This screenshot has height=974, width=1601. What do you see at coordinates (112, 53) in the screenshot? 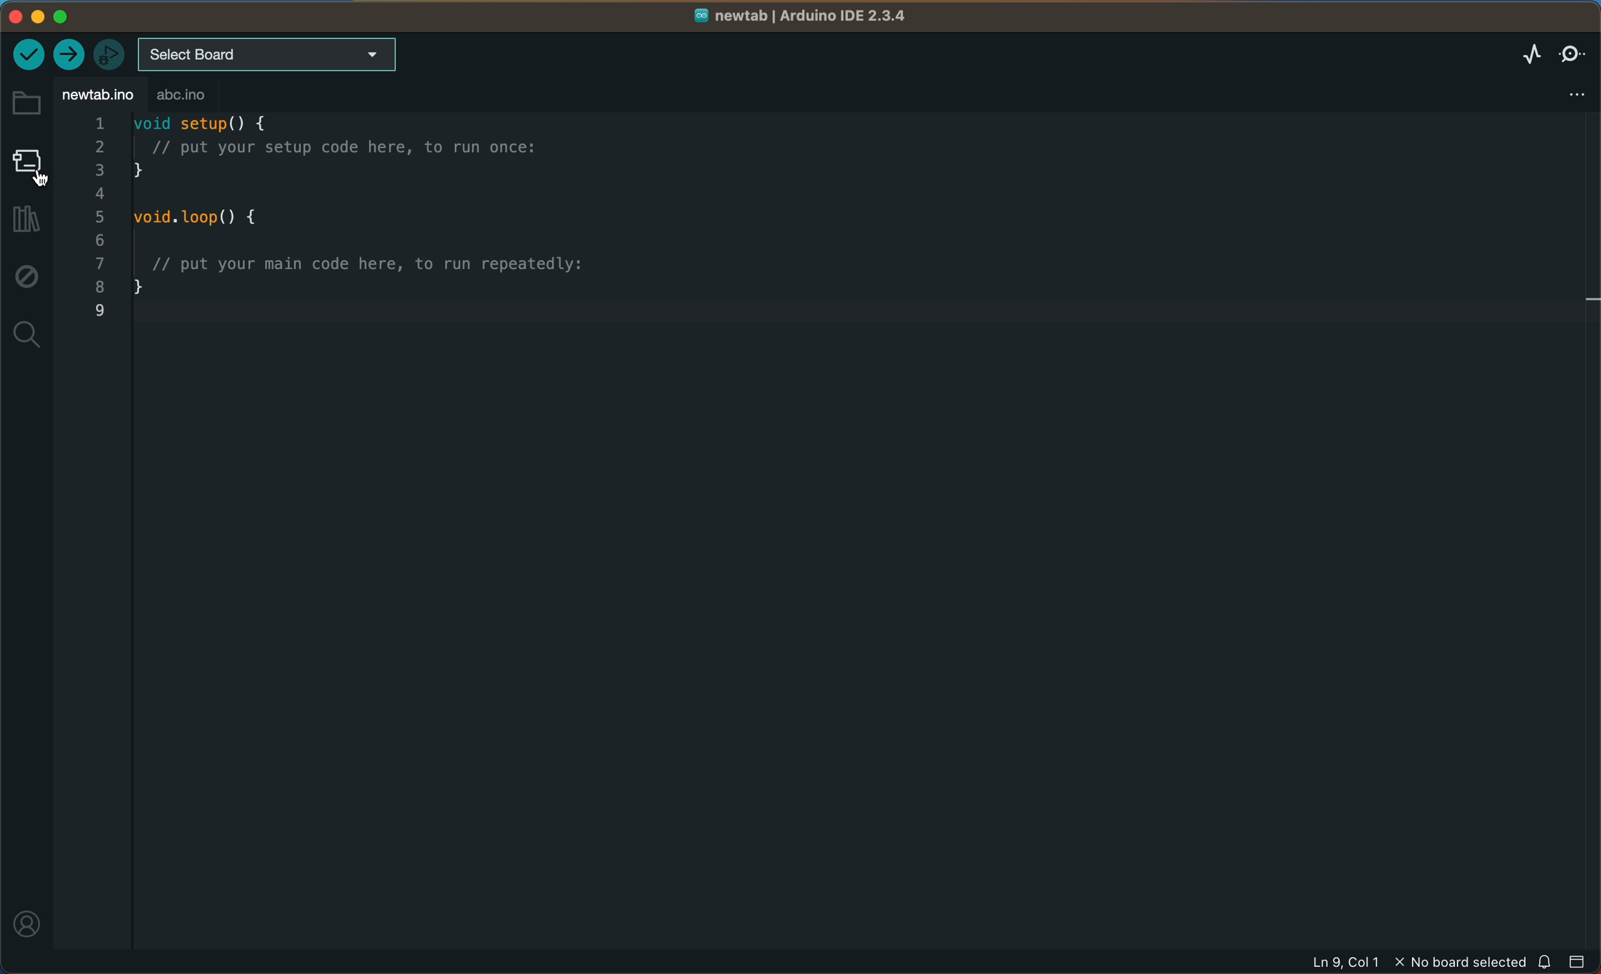
I see `debugger` at bounding box center [112, 53].